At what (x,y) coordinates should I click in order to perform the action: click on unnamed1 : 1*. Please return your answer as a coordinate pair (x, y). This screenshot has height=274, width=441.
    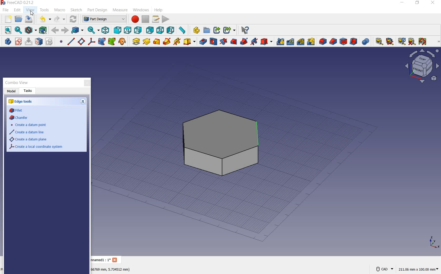
    Looking at the image, I should click on (101, 260).